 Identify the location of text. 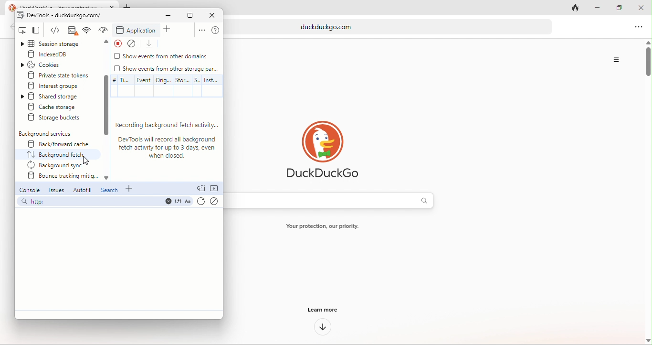
(327, 227).